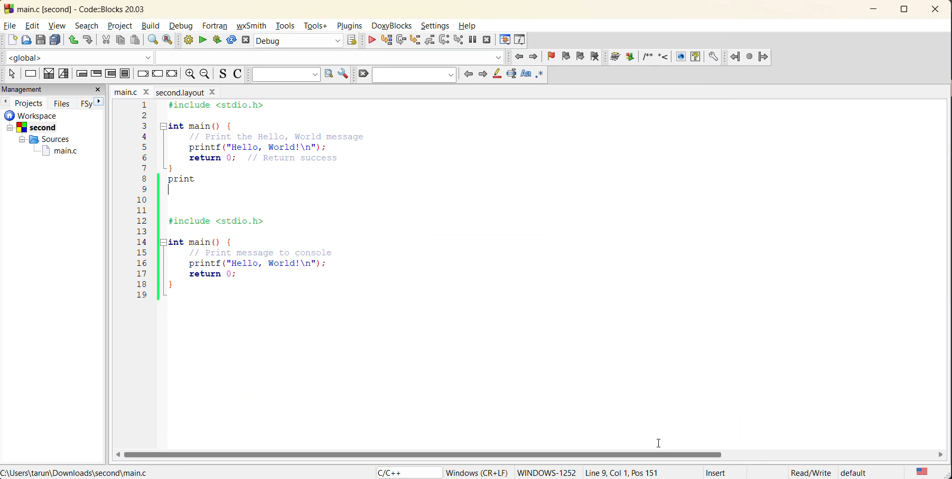 The image size is (952, 479). Describe the element at coordinates (75, 473) in the screenshot. I see `file location` at that location.